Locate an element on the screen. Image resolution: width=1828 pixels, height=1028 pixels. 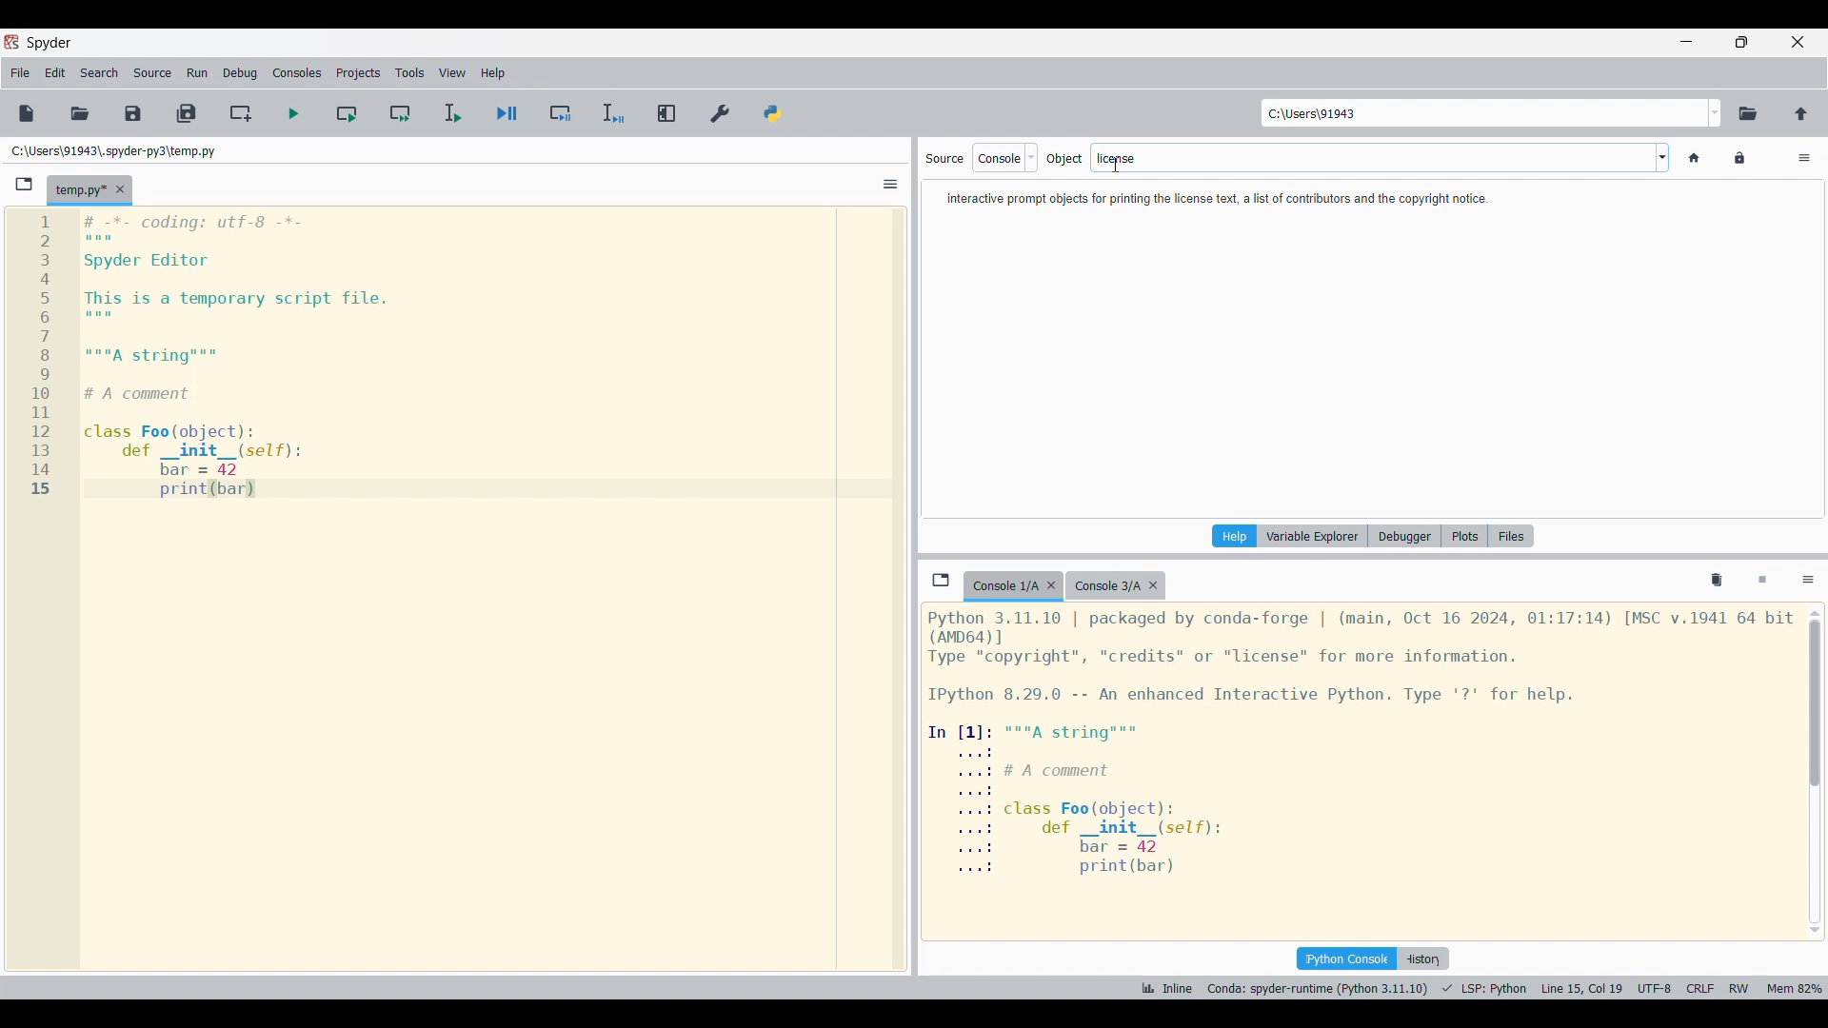
IPython console is located at coordinates (1344, 959).